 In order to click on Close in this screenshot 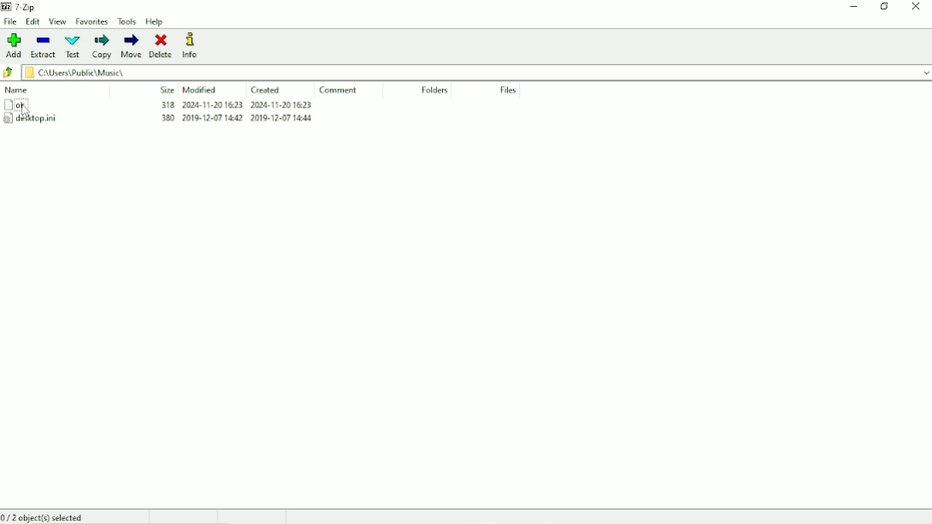, I will do `click(917, 8)`.